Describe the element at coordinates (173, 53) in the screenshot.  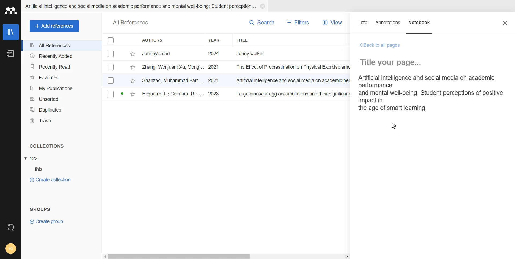
I see `johnny's dad` at that location.